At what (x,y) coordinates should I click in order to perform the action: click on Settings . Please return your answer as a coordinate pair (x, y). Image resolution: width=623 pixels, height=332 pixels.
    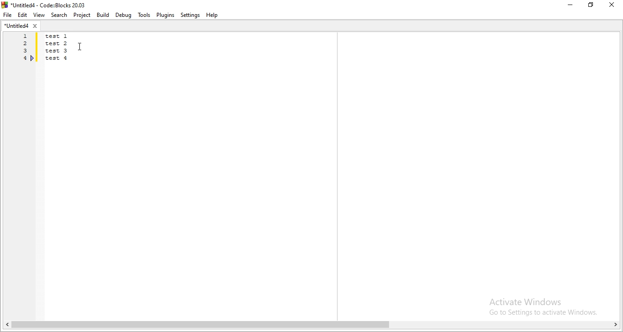
    Looking at the image, I should click on (189, 16).